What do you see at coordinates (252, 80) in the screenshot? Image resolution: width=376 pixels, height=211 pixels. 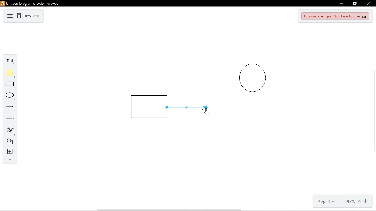 I see `Circle` at bounding box center [252, 80].